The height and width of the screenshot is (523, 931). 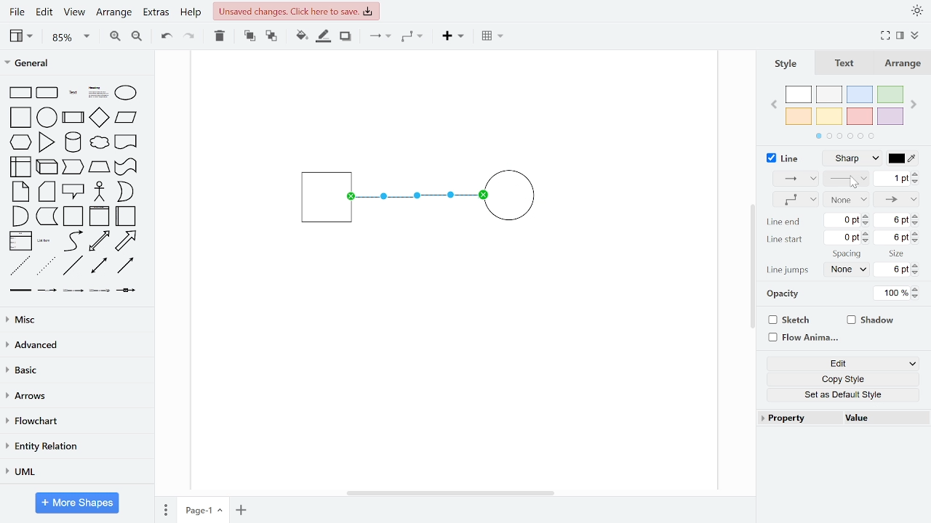 What do you see at coordinates (101, 291) in the screenshot?
I see `connector with 3 labels` at bounding box center [101, 291].